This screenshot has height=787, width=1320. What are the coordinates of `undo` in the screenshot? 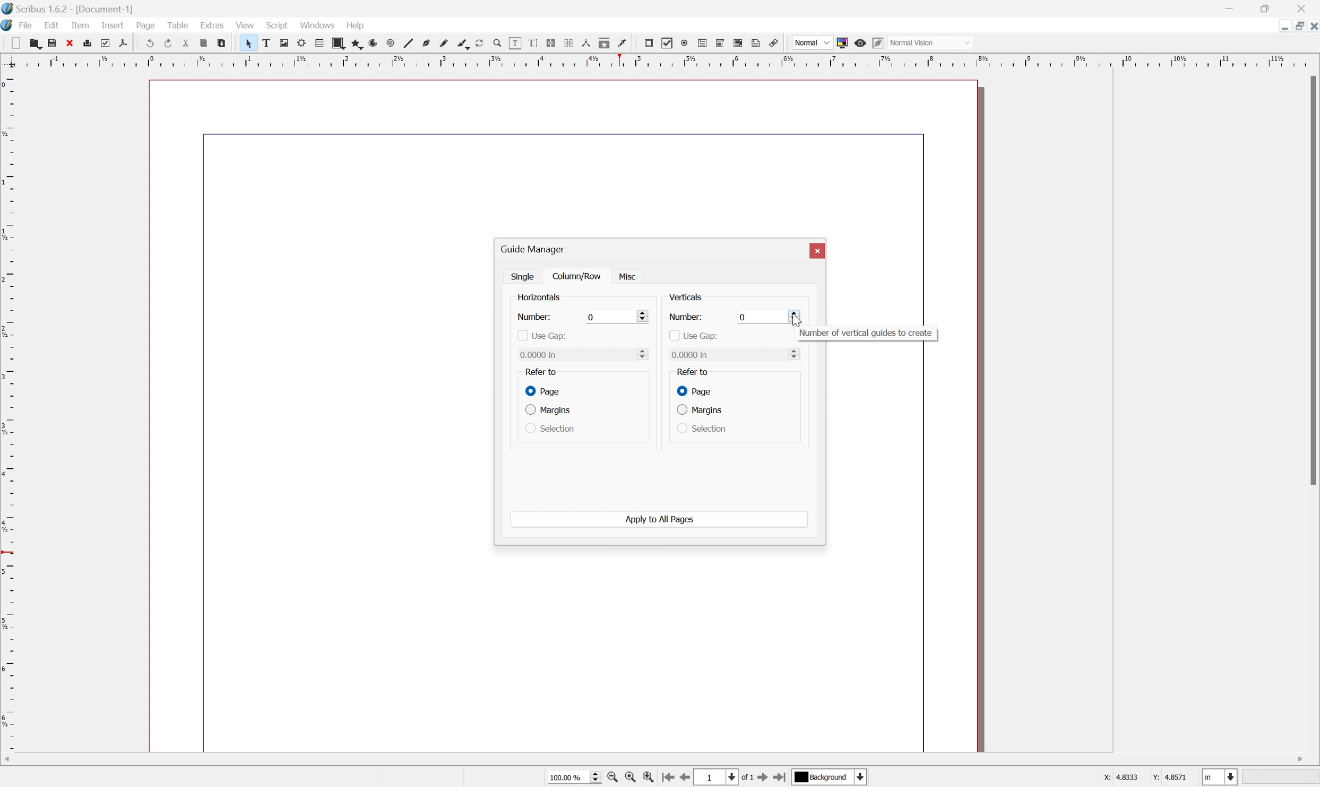 It's located at (148, 41).